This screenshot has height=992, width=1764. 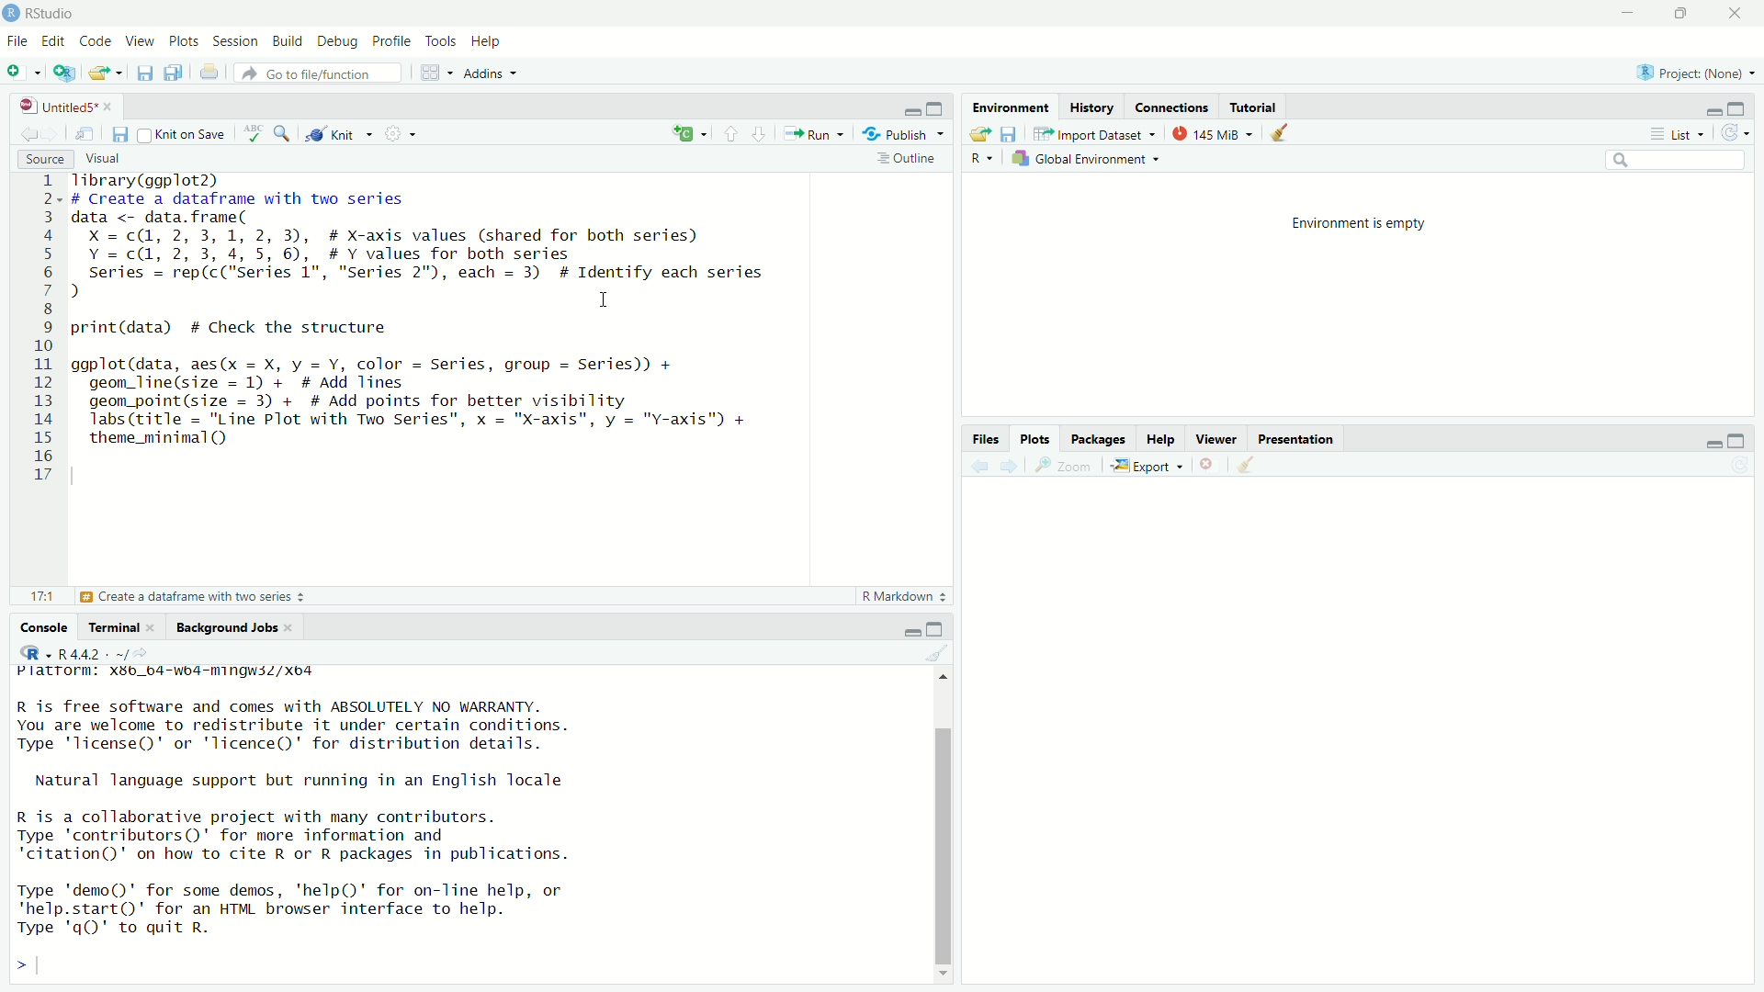 What do you see at coordinates (1159, 438) in the screenshot?
I see `Help` at bounding box center [1159, 438].